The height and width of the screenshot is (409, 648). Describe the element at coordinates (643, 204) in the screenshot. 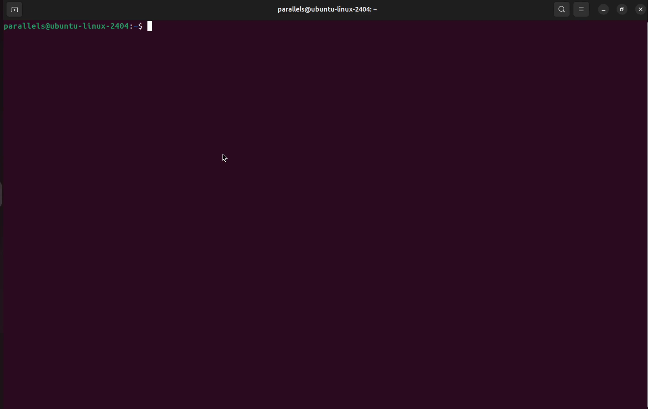

I see `Scrollbar` at that location.